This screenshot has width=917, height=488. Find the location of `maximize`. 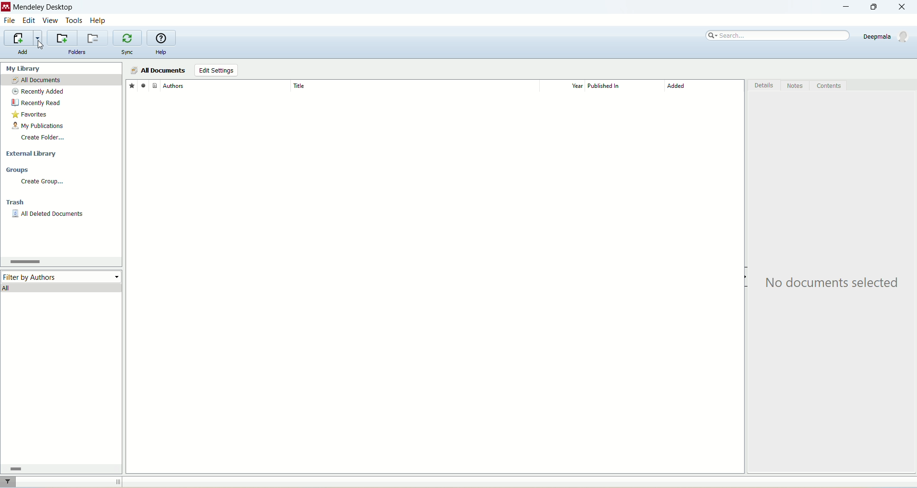

maximize is located at coordinates (872, 7).